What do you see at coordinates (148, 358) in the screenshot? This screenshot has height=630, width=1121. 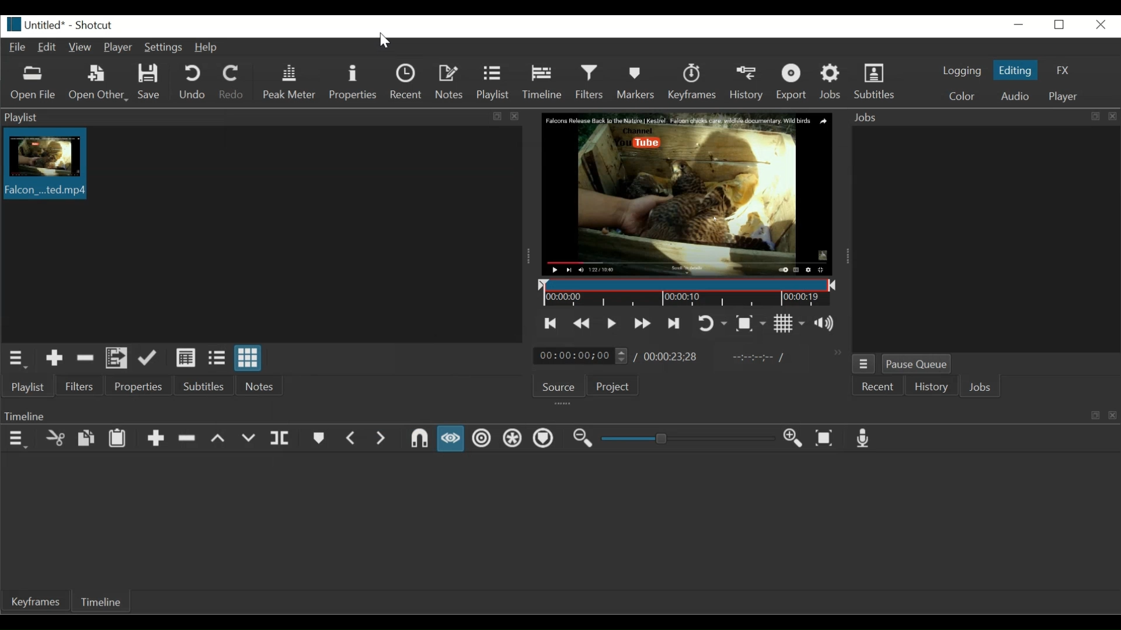 I see `Update` at bounding box center [148, 358].